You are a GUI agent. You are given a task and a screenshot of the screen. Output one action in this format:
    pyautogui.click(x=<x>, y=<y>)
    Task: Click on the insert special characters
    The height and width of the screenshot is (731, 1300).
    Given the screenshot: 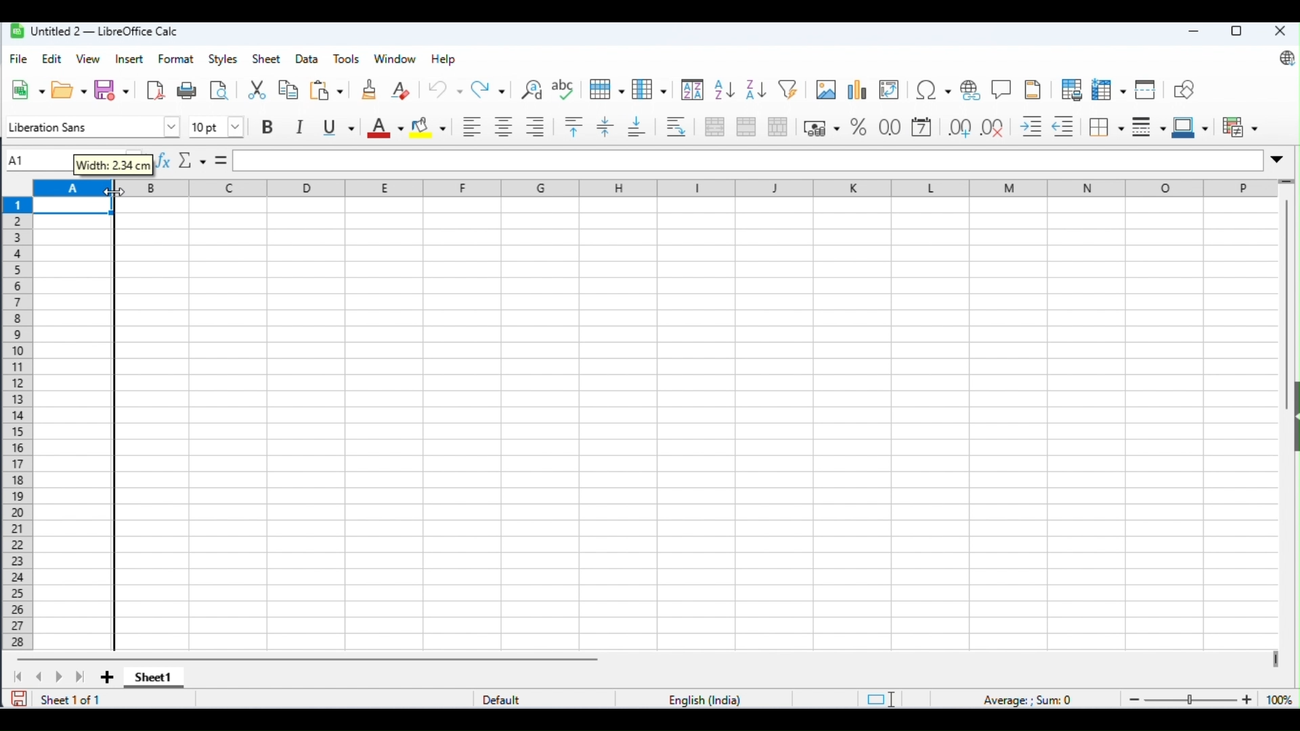 What is the action you would take?
    pyautogui.click(x=934, y=91)
    